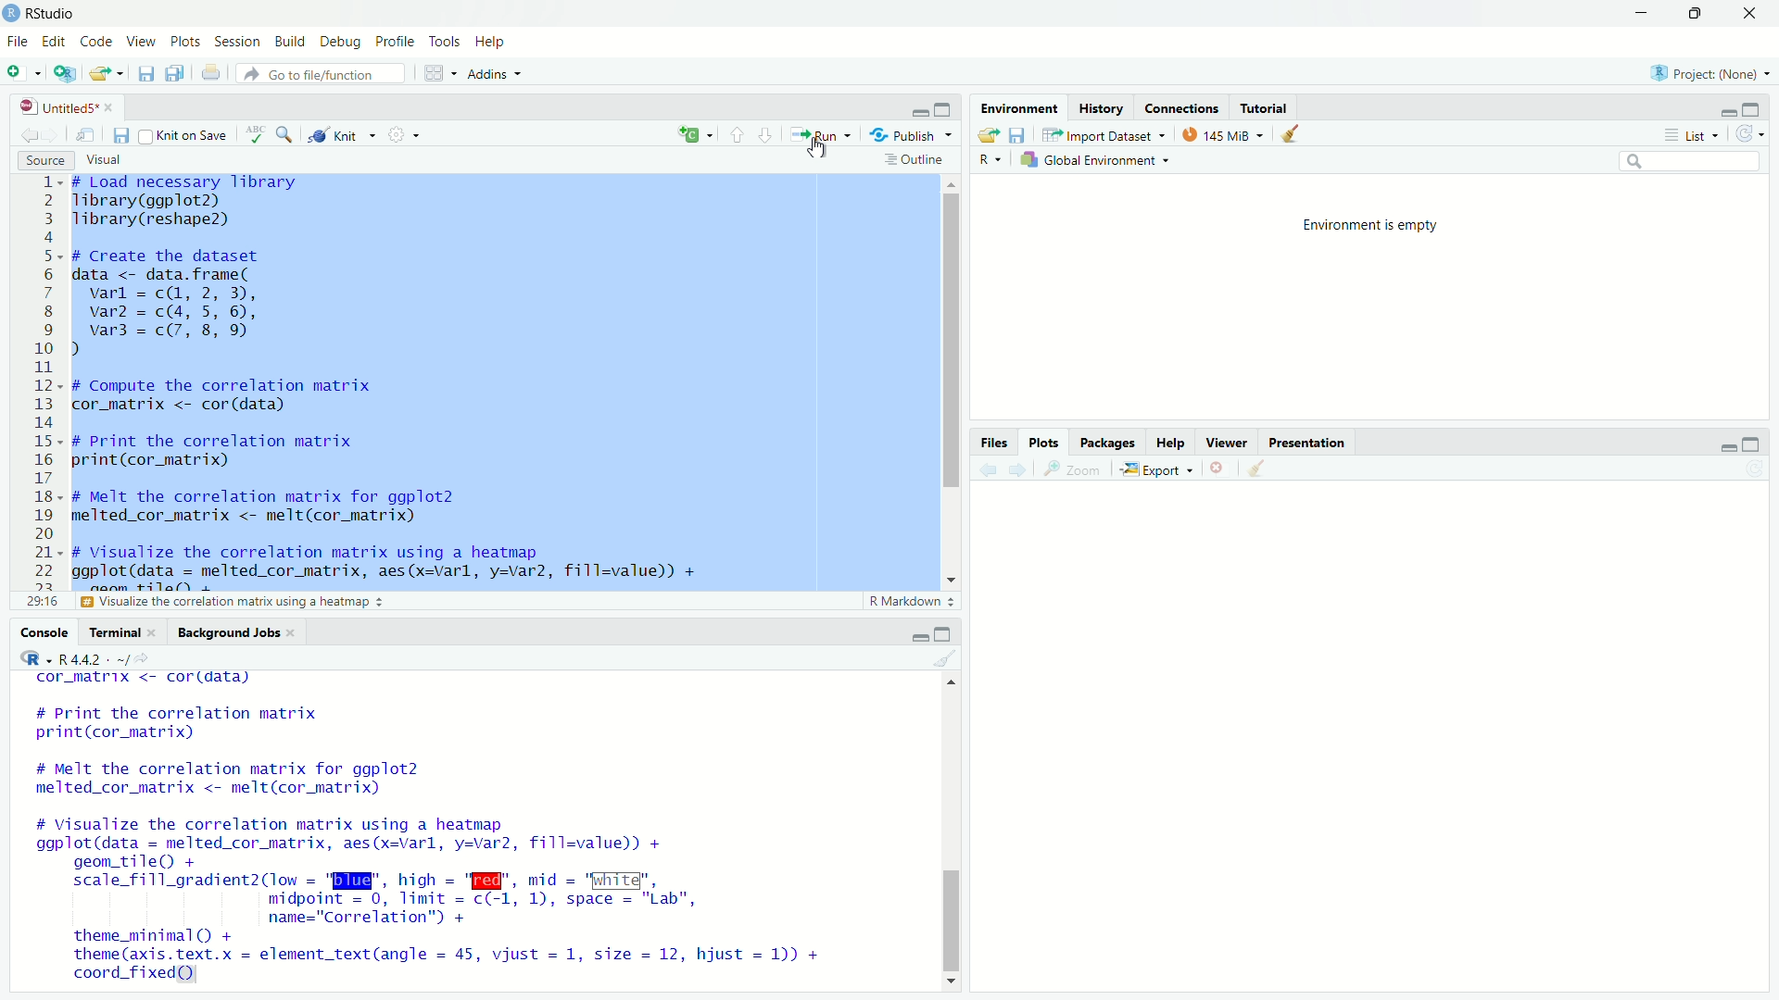  What do you see at coordinates (106, 658) in the screenshot?
I see `r language R4.4.2` at bounding box center [106, 658].